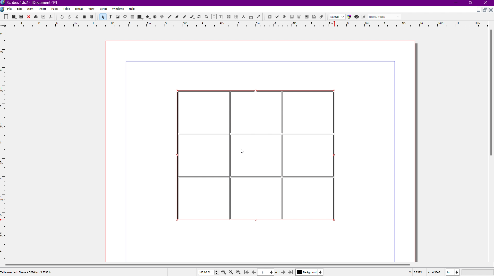 This screenshot has width=494, height=276. I want to click on Zoom in or out, so click(207, 16).